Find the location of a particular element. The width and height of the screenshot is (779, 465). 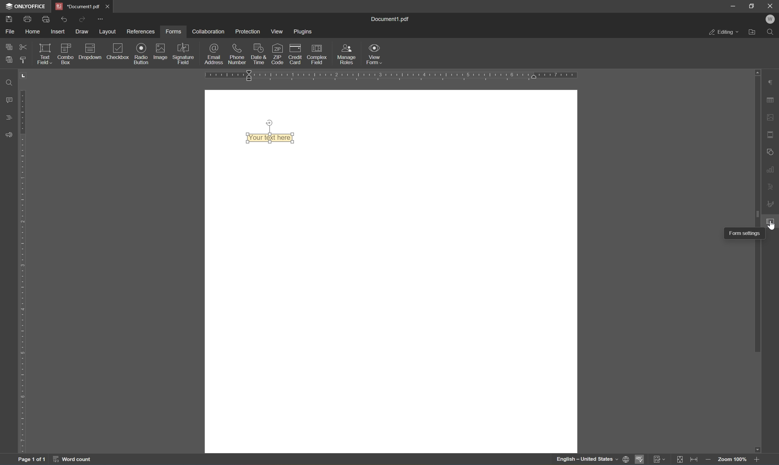

document1.pdf is located at coordinates (389, 19).